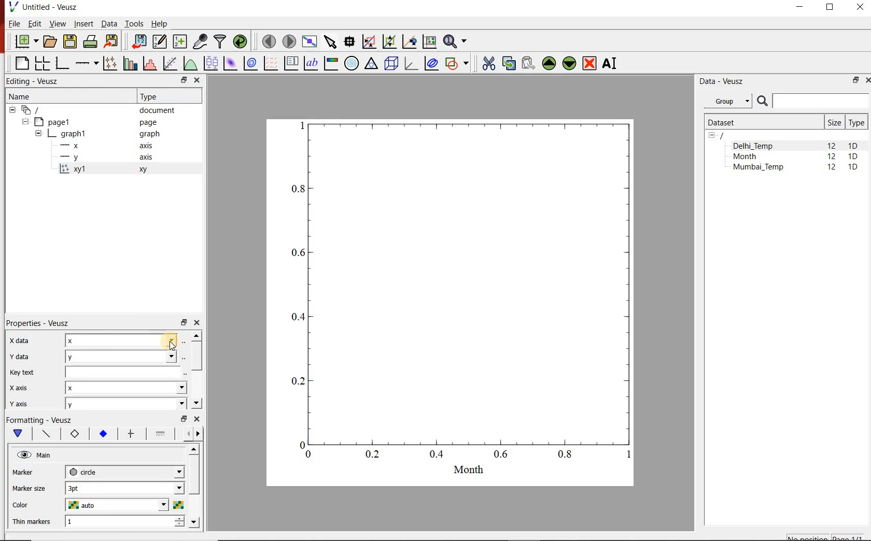 This screenshot has height=541, width=871. What do you see at coordinates (183, 322) in the screenshot?
I see `restore` at bounding box center [183, 322].